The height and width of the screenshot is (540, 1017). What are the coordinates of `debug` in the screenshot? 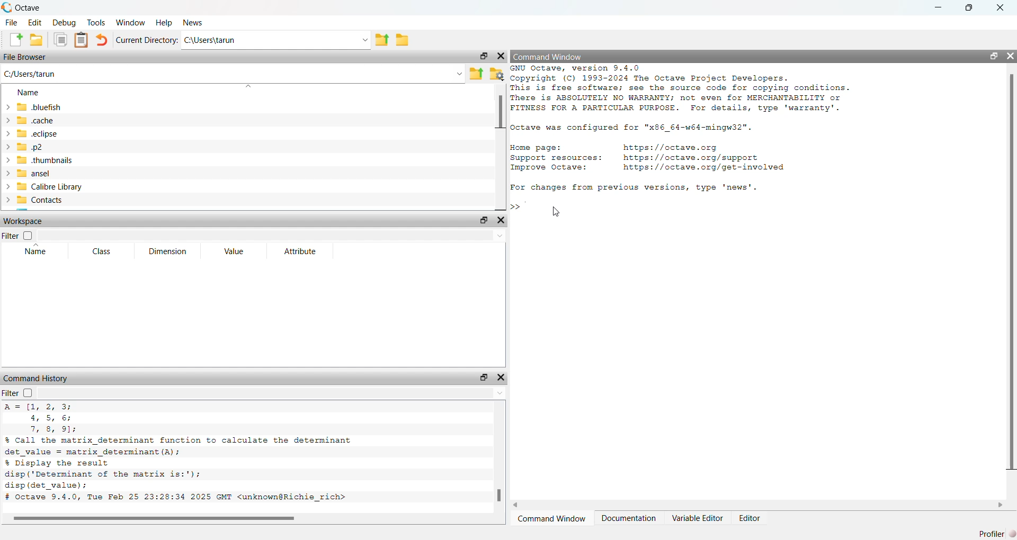 It's located at (65, 22).